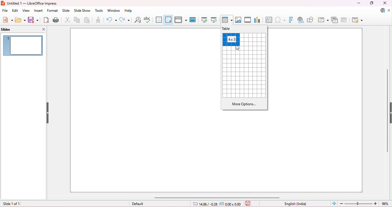 The width and height of the screenshot is (392, 207). What do you see at coordinates (217, 198) in the screenshot?
I see `horizontal scroll bar` at bounding box center [217, 198].